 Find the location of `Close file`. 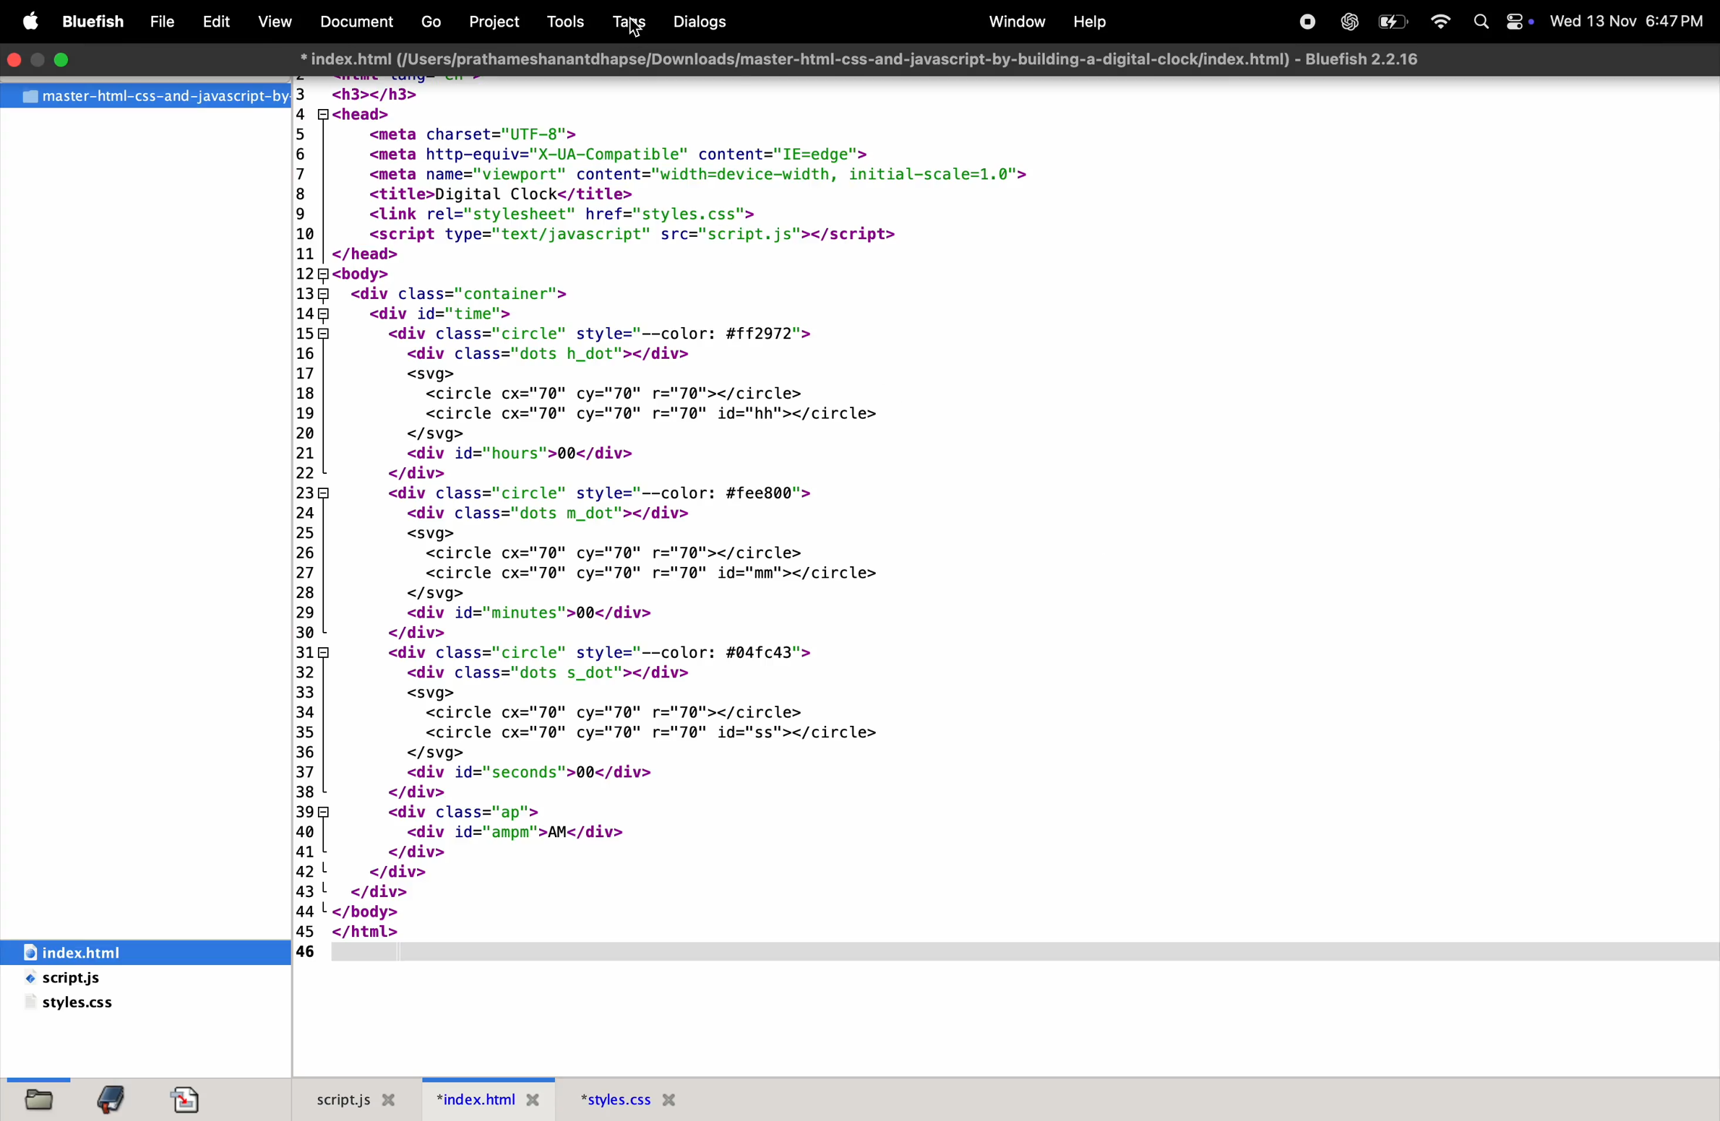

Close file is located at coordinates (393, 1099).